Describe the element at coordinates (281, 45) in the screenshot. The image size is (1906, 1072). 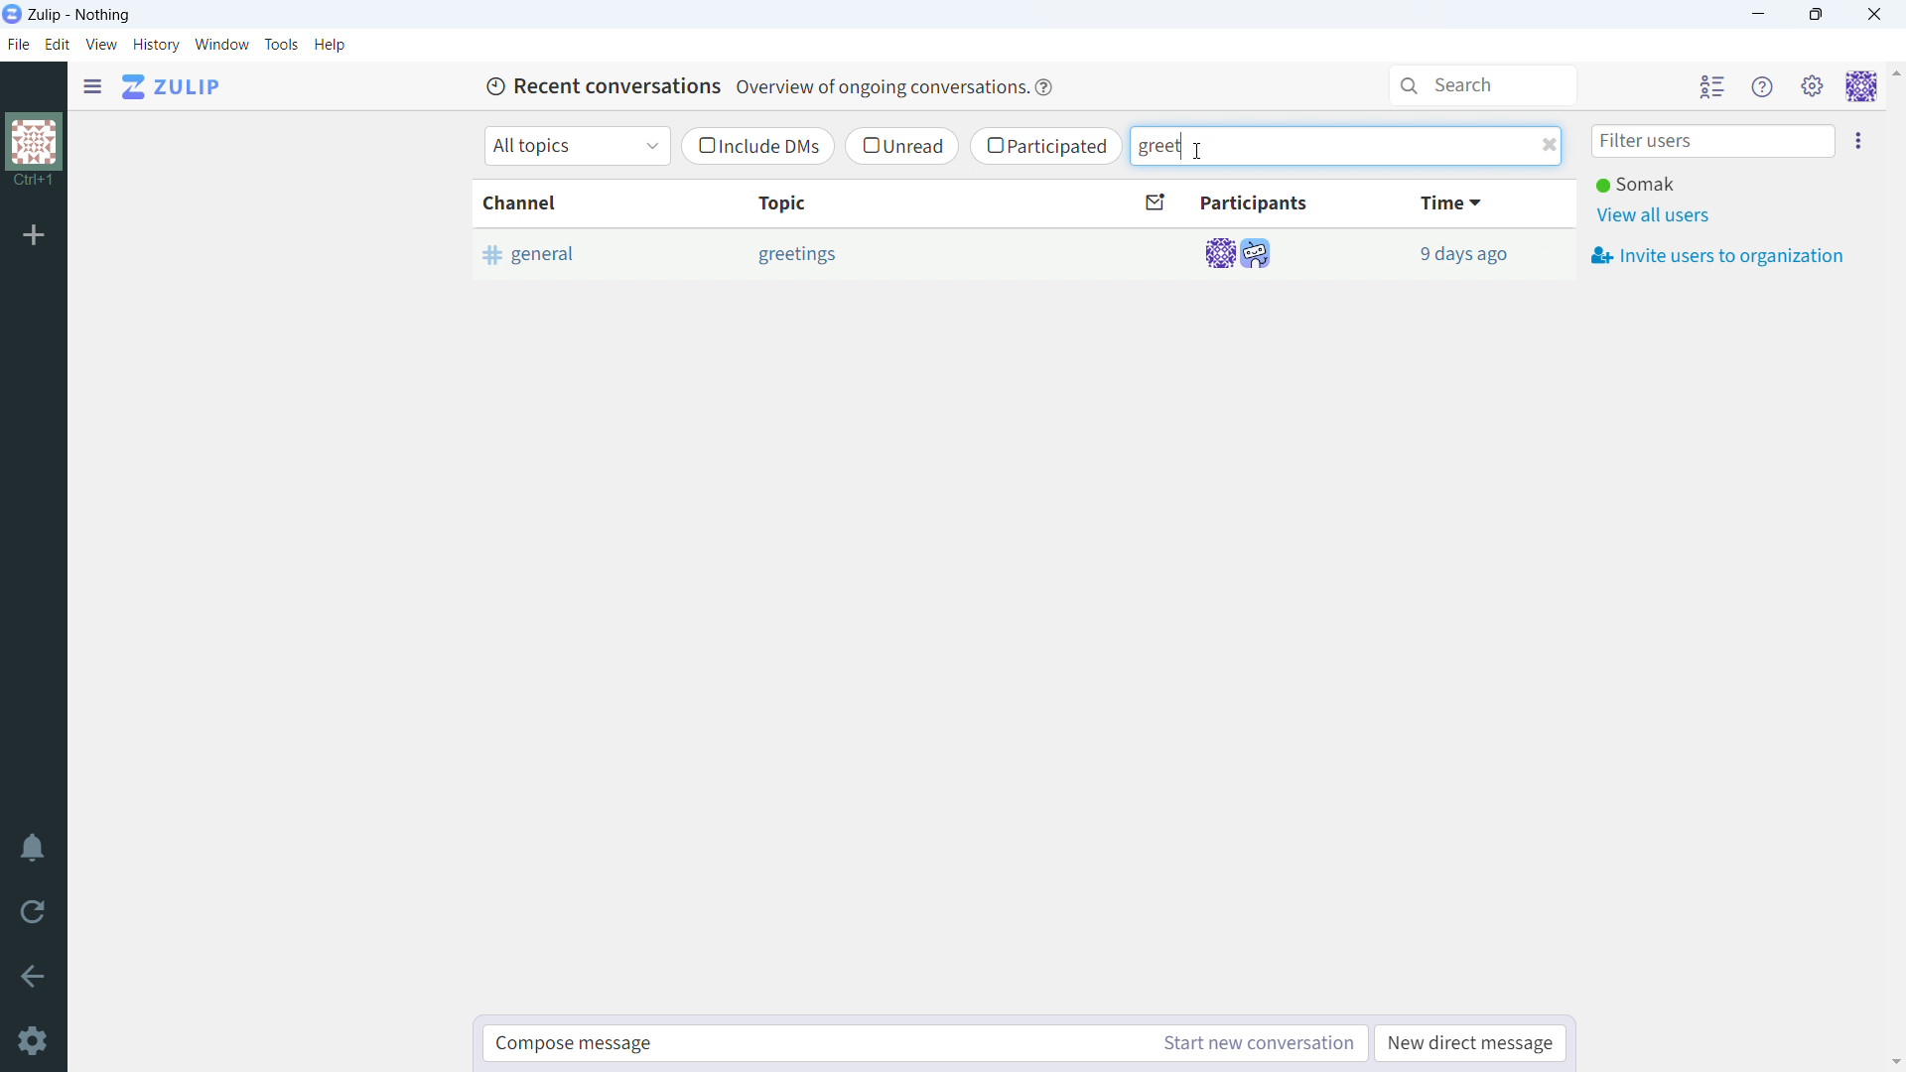
I see `tools` at that location.